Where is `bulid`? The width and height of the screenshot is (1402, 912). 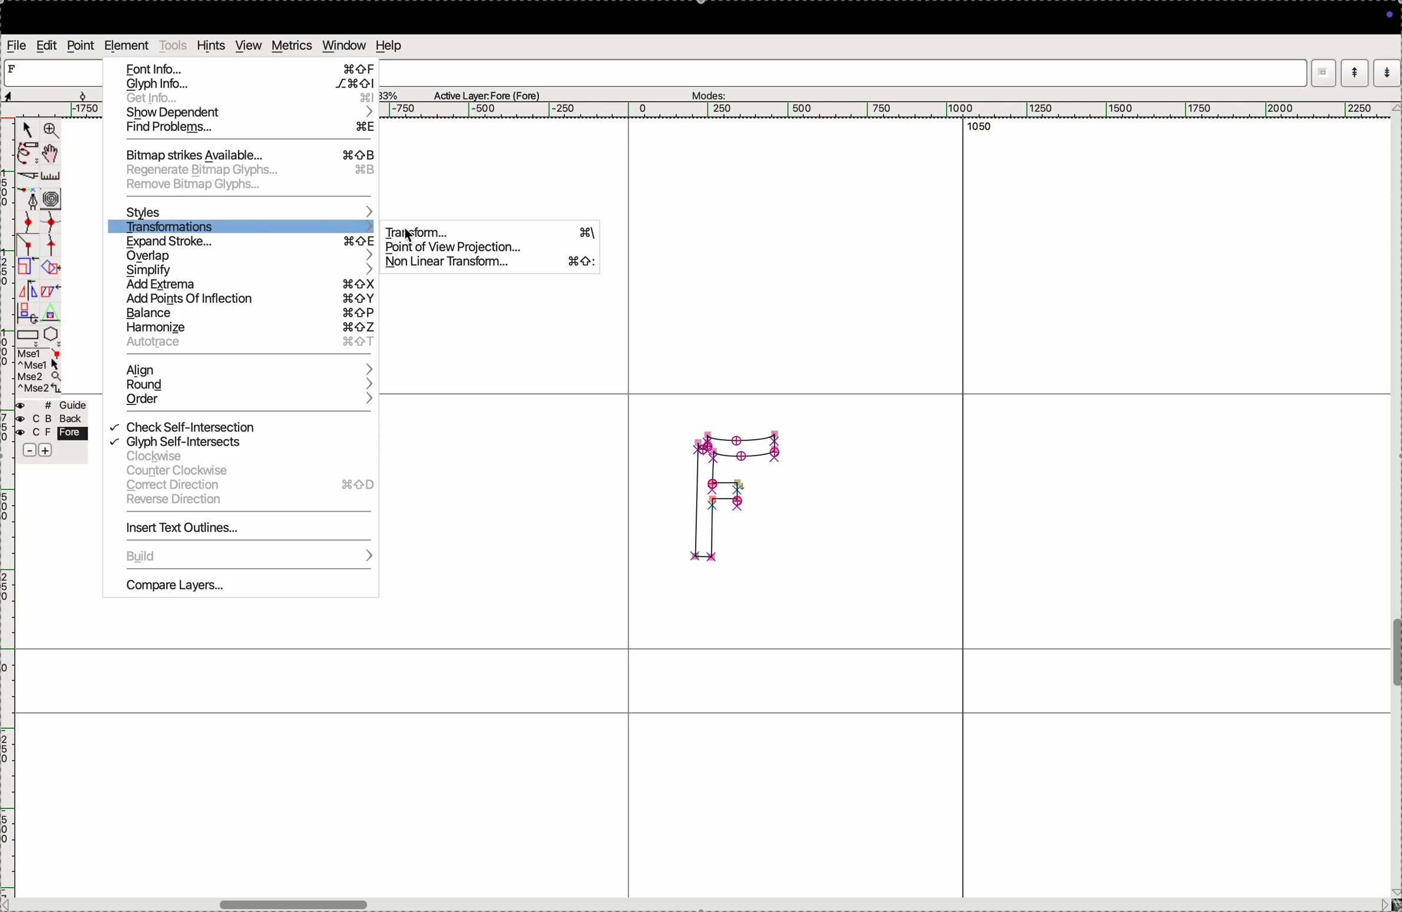
bulid is located at coordinates (240, 558).